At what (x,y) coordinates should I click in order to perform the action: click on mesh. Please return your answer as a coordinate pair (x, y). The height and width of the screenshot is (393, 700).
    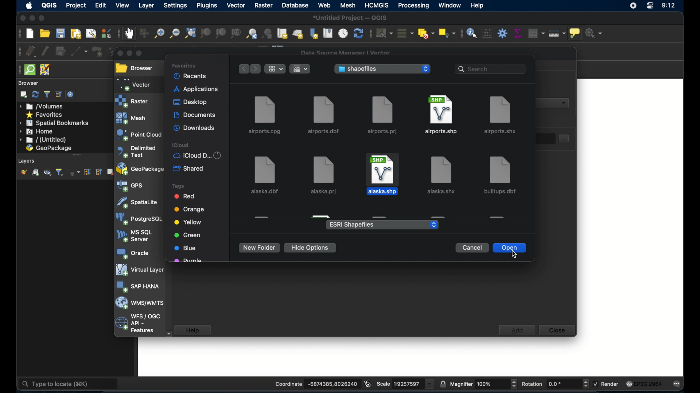
    Looking at the image, I should click on (132, 118).